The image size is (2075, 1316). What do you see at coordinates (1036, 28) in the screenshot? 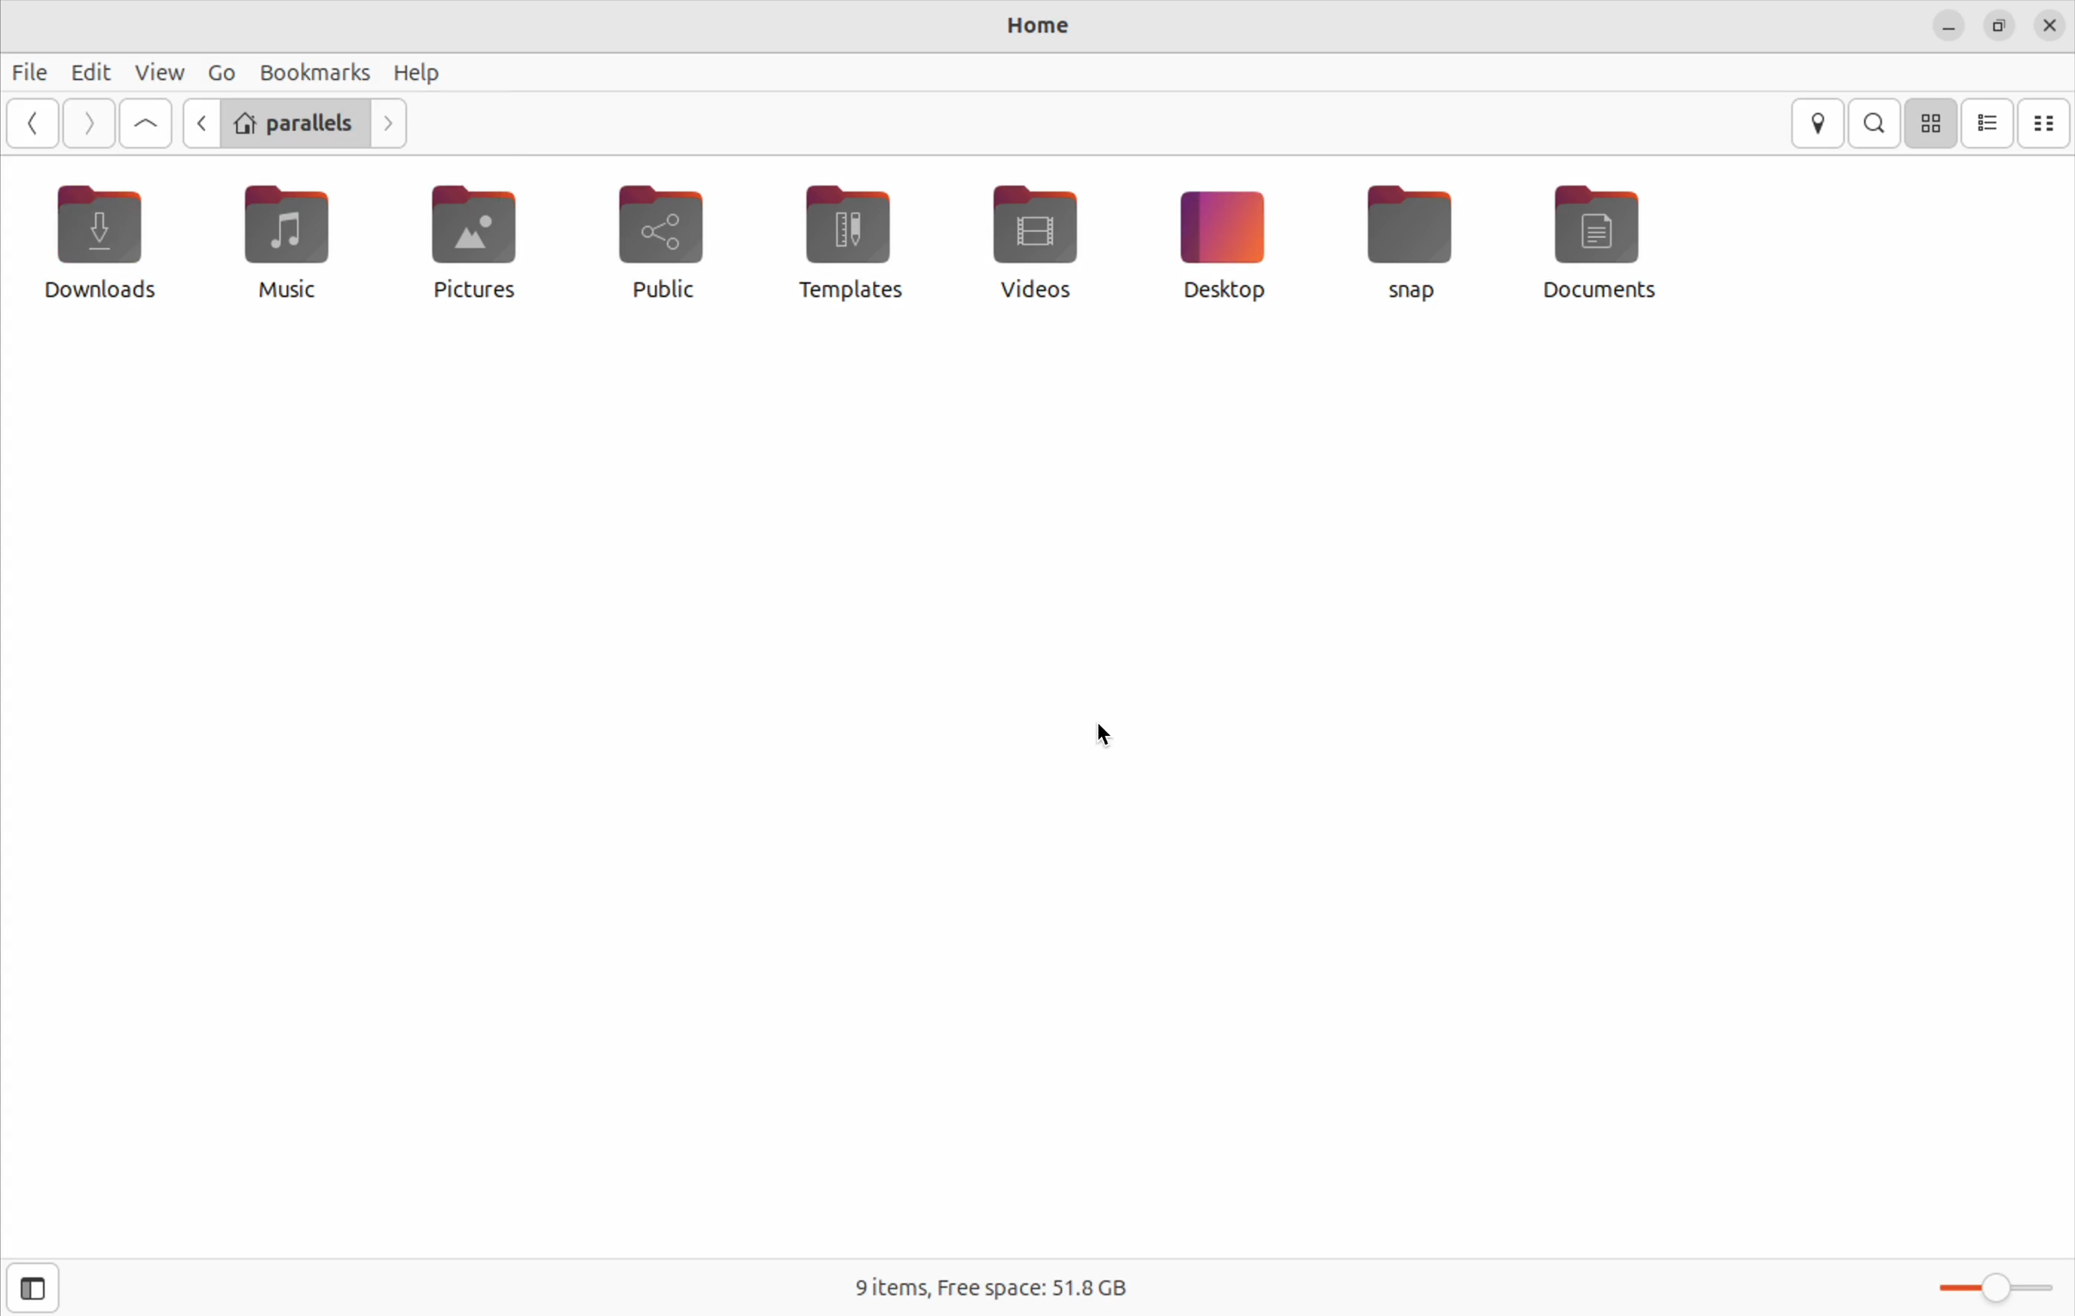
I see `home` at bounding box center [1036, 28].